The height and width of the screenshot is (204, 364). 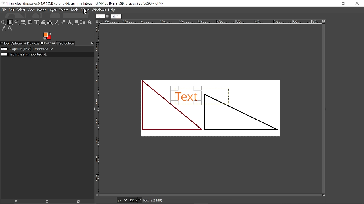 What do you see at coordinates (50, 22) in the screenshot?
I see `Gradient tool` at bounding box center [50, 22].